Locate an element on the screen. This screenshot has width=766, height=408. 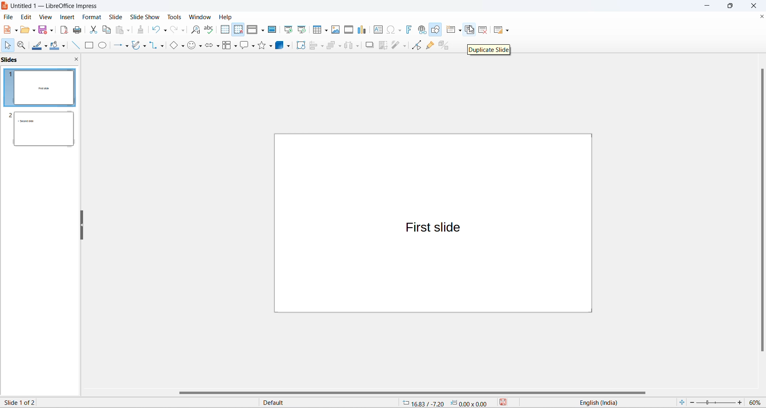
 is located at coordinates (8, 46).